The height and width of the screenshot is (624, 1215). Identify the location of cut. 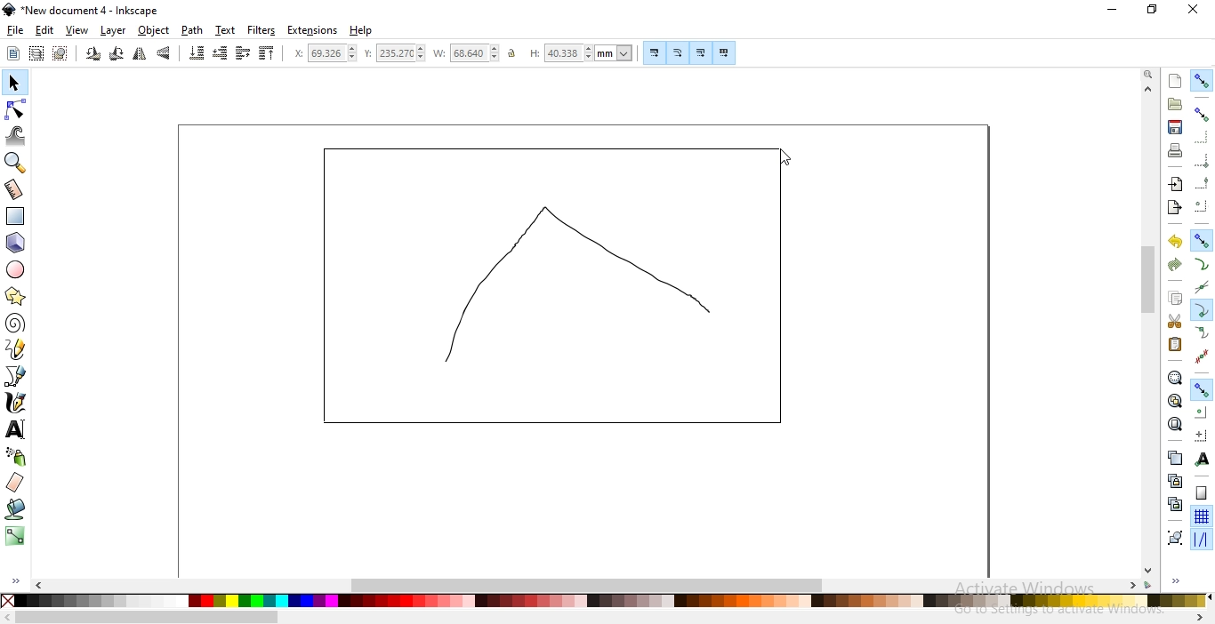
(1174, 322).